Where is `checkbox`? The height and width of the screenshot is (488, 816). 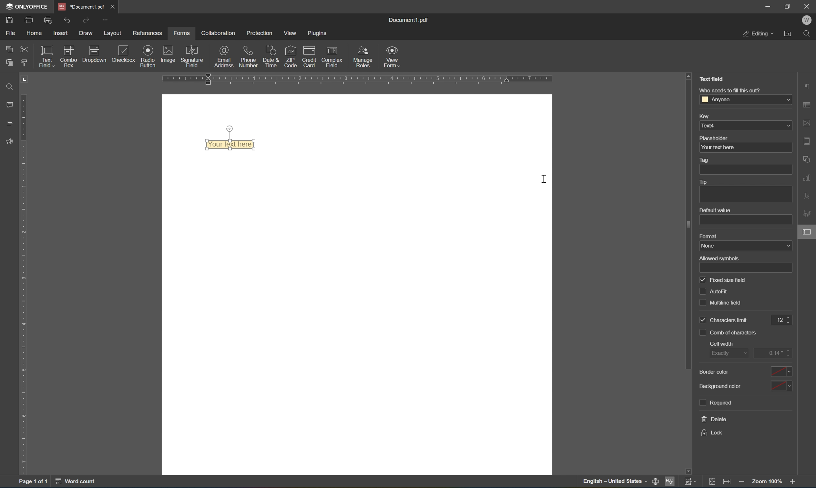
checkbox is located at coordinates (701, 331).